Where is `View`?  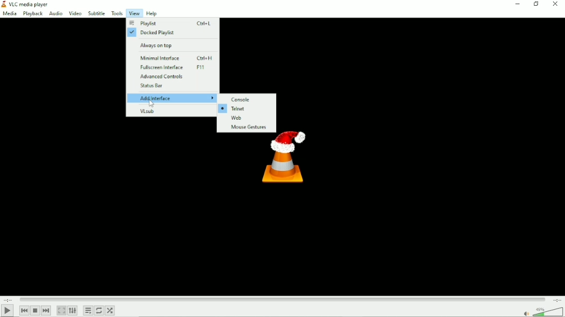
View is located at coordinates (133, 14).